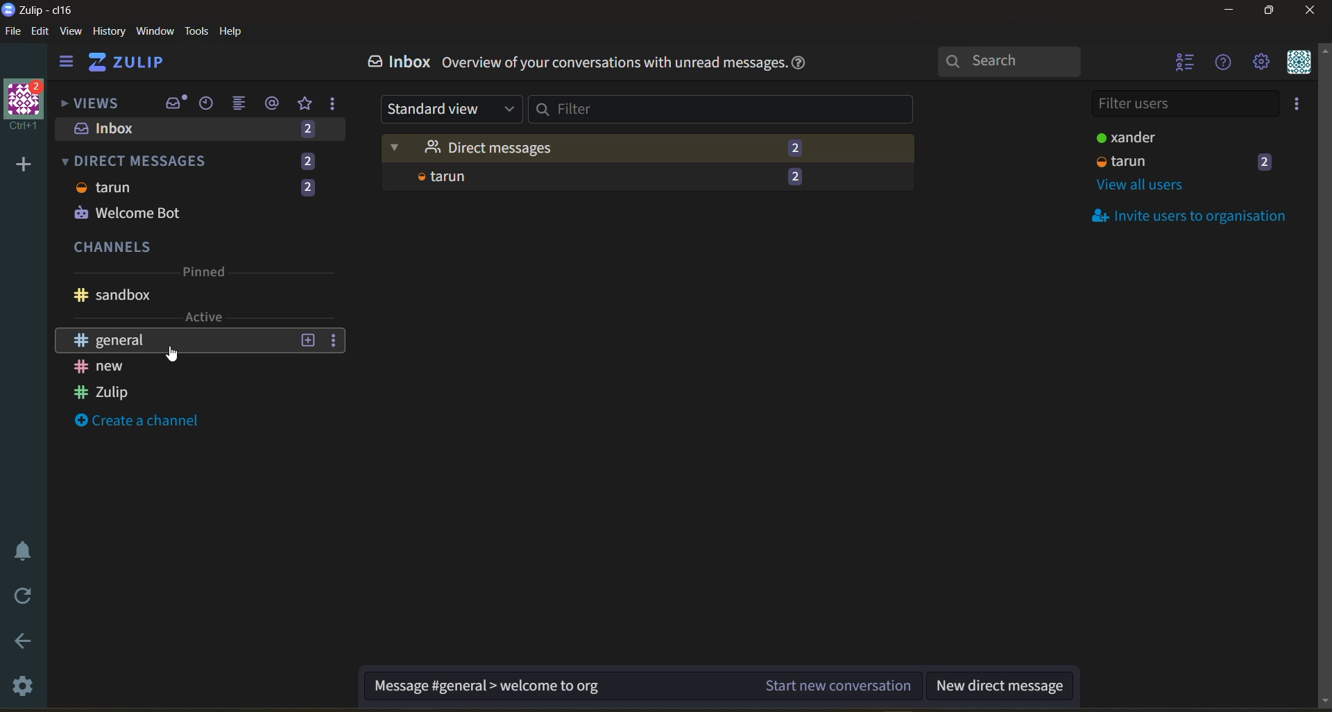 This screenshot has width=1332, height=712. What do you see at coordinates (445, 109) in the screenshot?
I see `standard view` at bounding box center [445, 109].